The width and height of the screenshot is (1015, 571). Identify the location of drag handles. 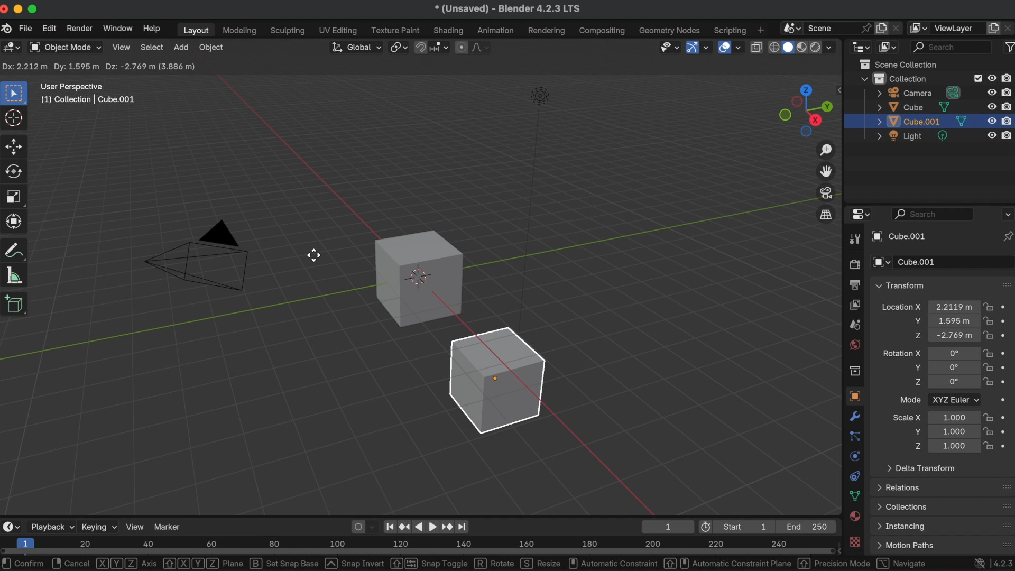
(1005, 525).